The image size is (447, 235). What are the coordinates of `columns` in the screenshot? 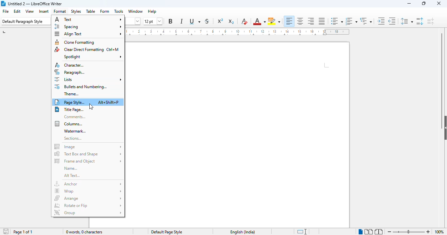 It's located at (68, 124).